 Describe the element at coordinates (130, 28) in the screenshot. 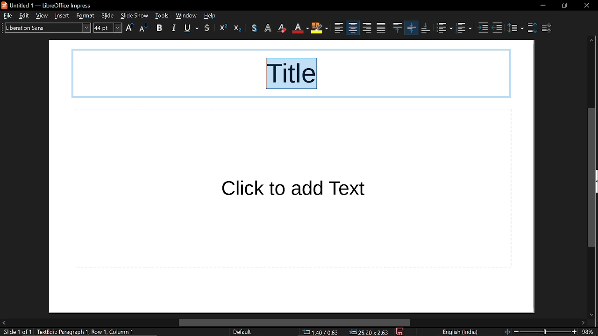

I see `uppercase` at that location.